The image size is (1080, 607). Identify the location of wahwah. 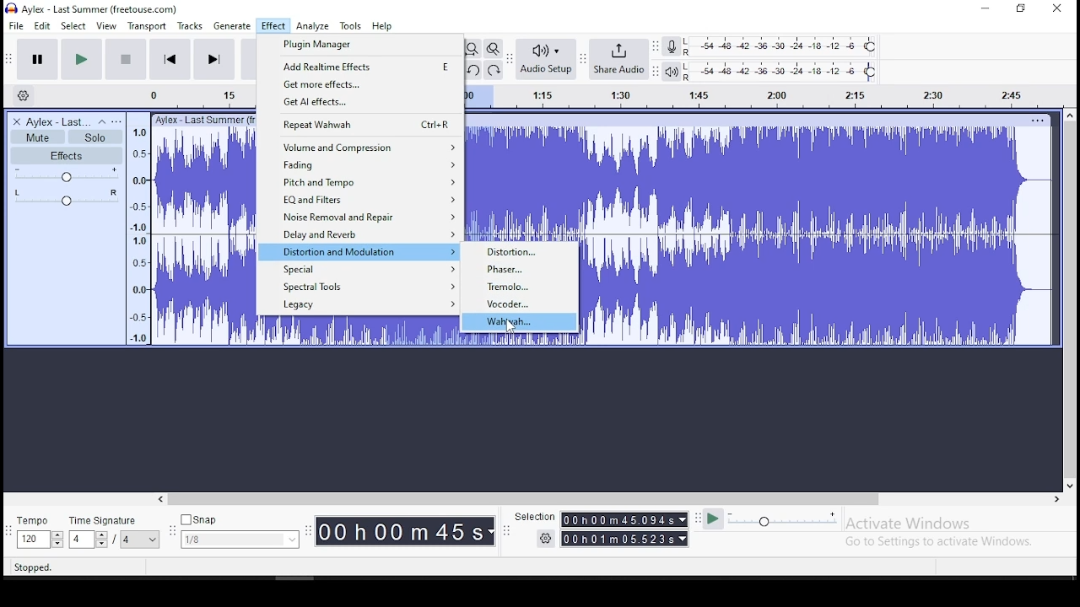
(520, 322).